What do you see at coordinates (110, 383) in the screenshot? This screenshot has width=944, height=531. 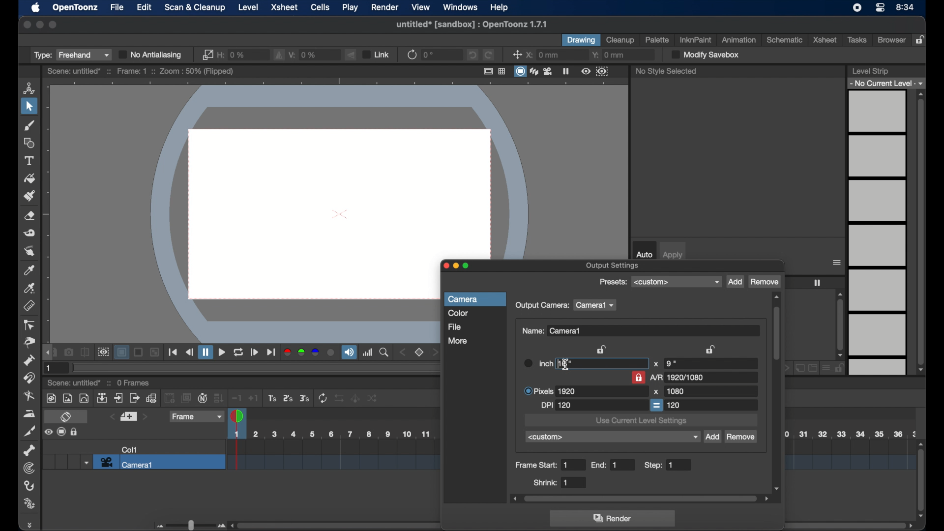 I see `` at bounding box center [110, 383].